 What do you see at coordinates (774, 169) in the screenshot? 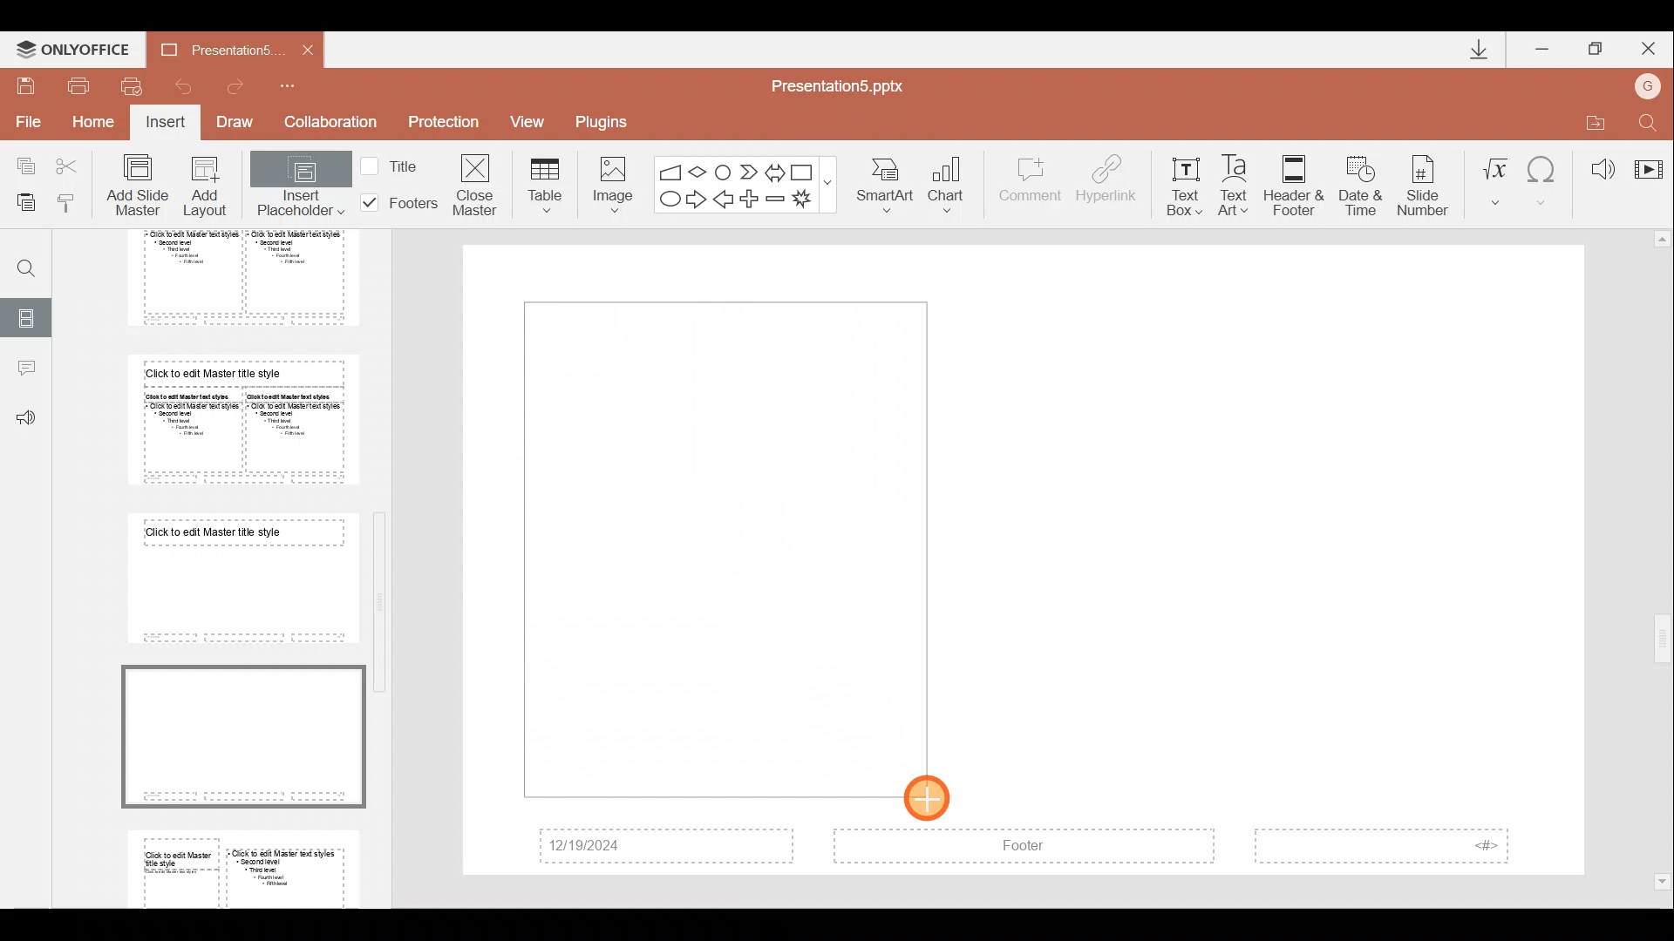
I see `Left right arrow` at bounding box center [774, 169].